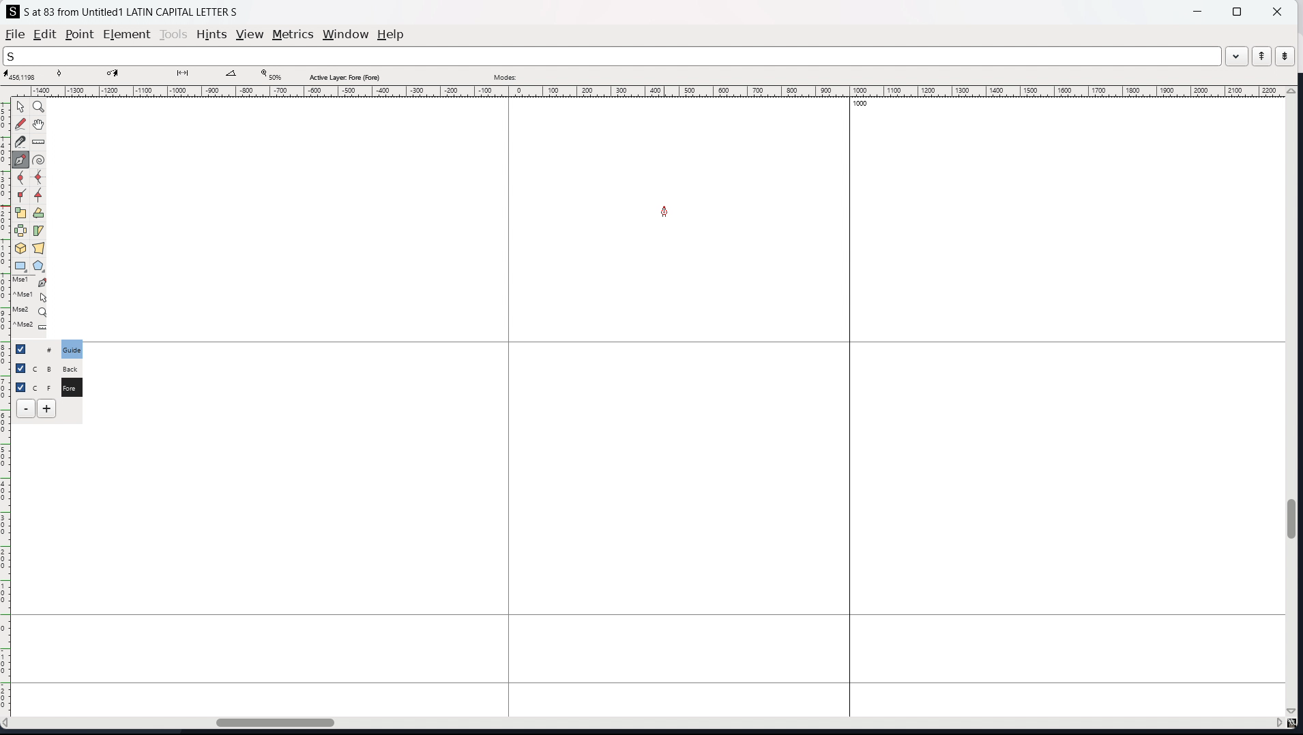 The width and height of the screenshot is (1303, 735). I want to click on toggle spiro, so click(39, 160).